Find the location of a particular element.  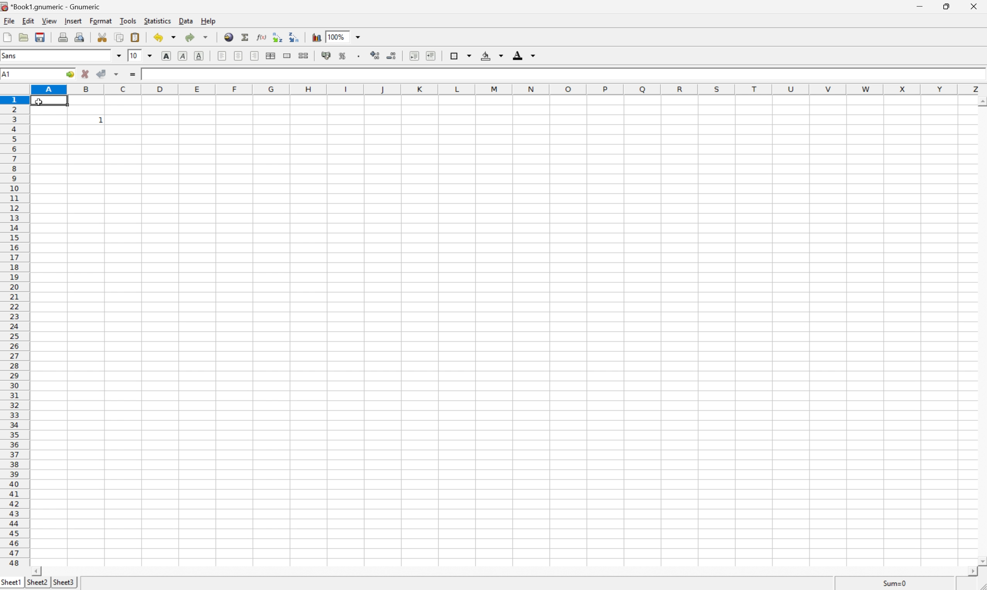

merge a range of cells is located at coordinates (286, 55).